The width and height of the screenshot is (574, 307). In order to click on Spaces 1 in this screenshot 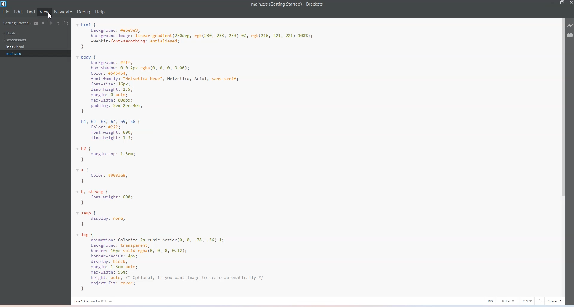, I will do `click(555, 301)`.